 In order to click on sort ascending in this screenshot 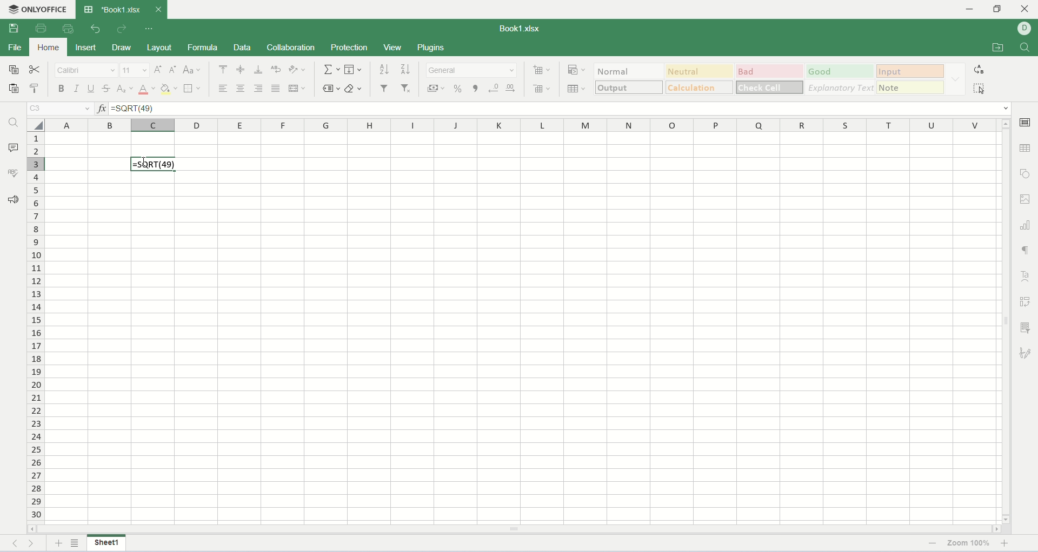, I will do `click(385, 69)`.